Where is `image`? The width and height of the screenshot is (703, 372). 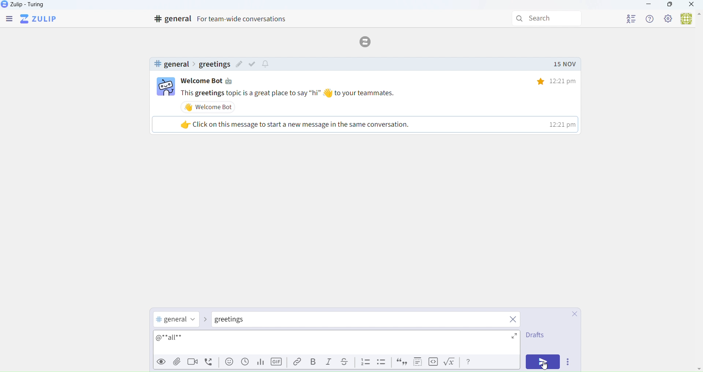
image is located at coordinates (166, 88).